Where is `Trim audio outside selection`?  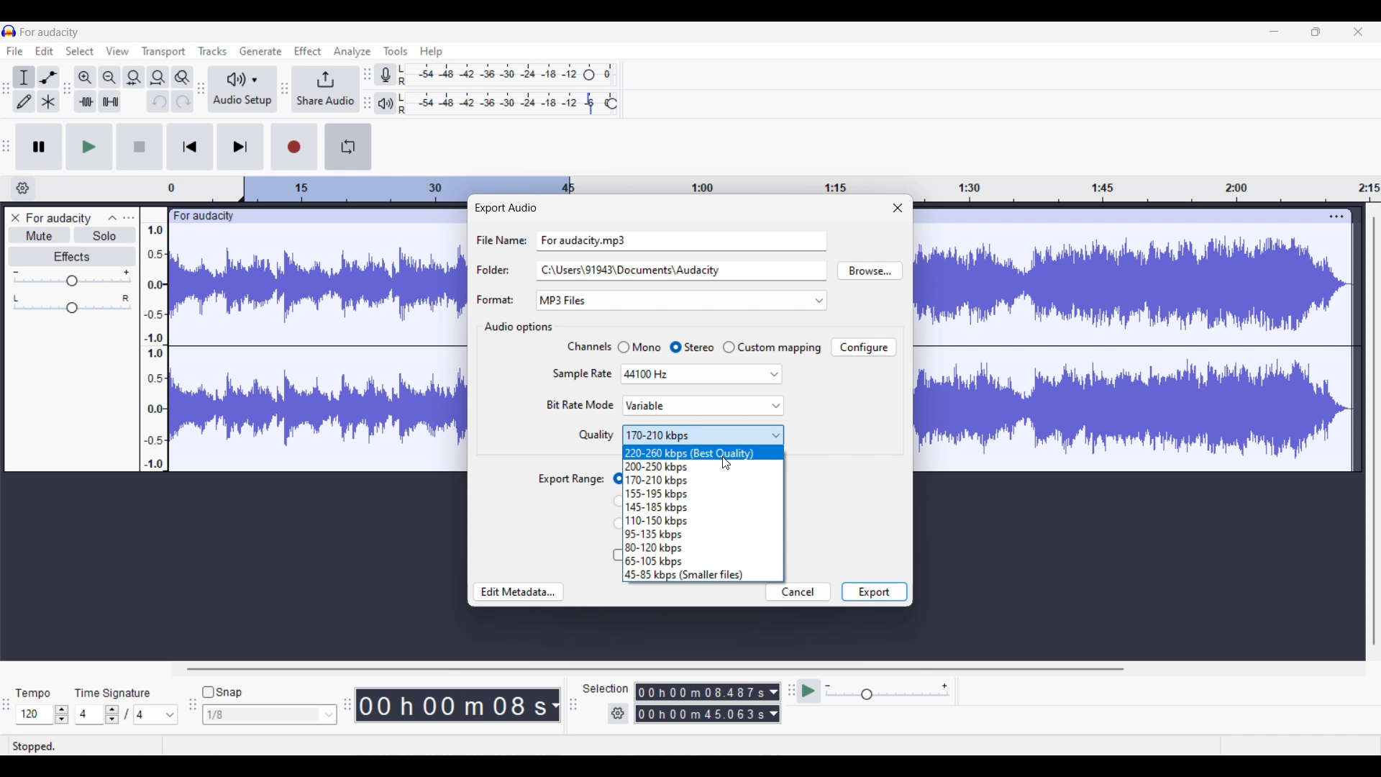
Trim audio outside selection is located at coordinates (86, 101).